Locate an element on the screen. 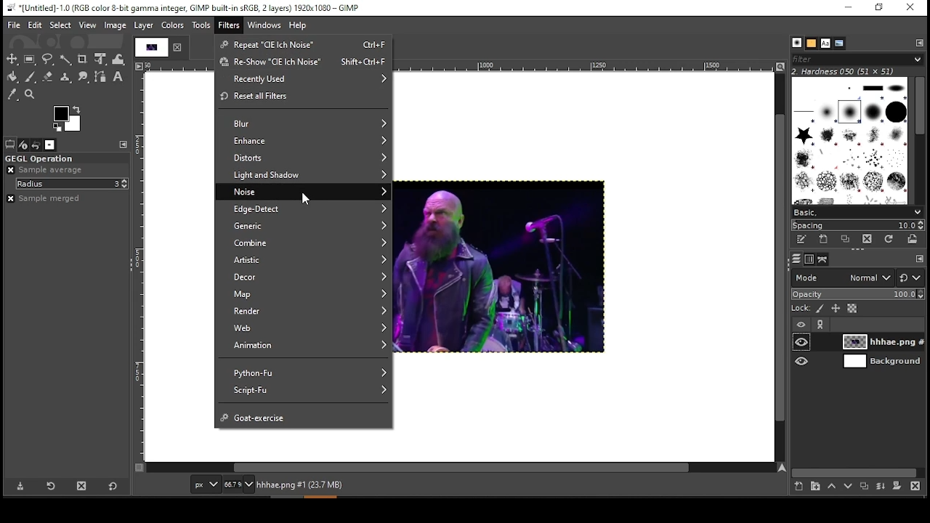 This screenshot has width=930, height=523. eraser tool is located at coordinates (46, 76).